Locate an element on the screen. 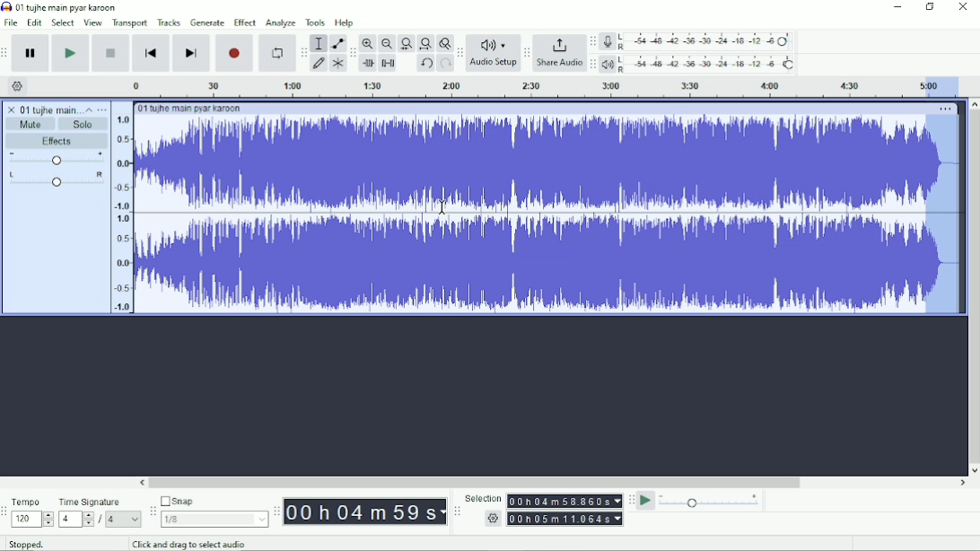  Zoom Out is located at coordinates (387, 43).